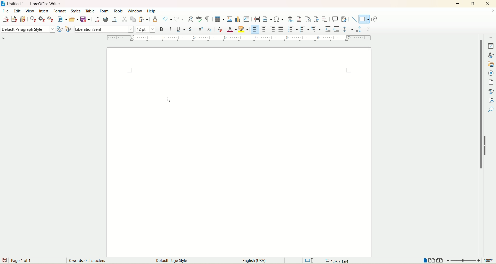 This screenshot has height=264, width=496. What do you see at coordinates (493, 11) in the screenshot?
I see `close document` at bounding box center [493, 11].